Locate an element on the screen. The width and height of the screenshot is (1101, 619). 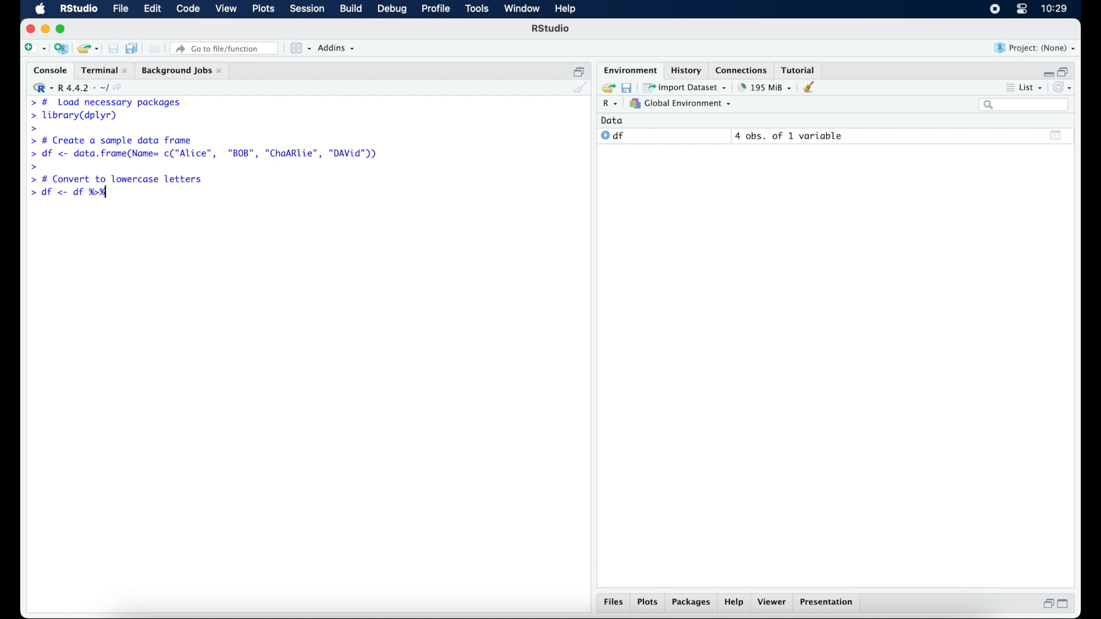
plots is located at coordinates (649, 603).